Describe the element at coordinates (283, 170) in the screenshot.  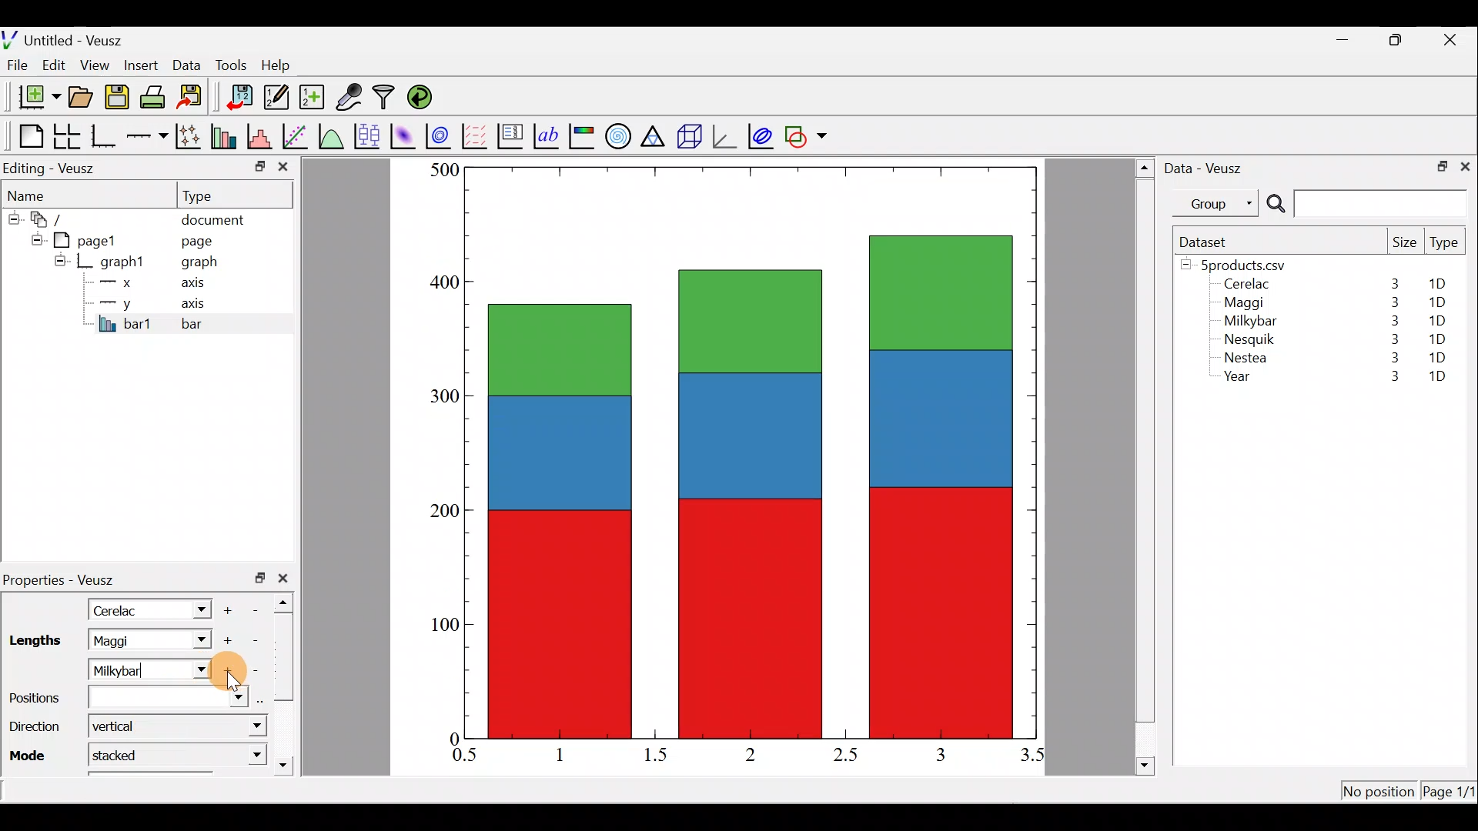
I see `close` at that location.